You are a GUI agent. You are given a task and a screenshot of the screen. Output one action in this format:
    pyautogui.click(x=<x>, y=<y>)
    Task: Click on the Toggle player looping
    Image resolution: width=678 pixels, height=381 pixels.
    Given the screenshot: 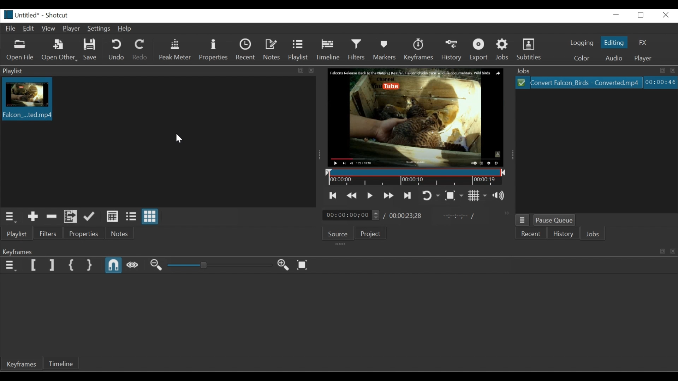 What is the action you would take?
    pyautogui.click(x=430, y=195)
    